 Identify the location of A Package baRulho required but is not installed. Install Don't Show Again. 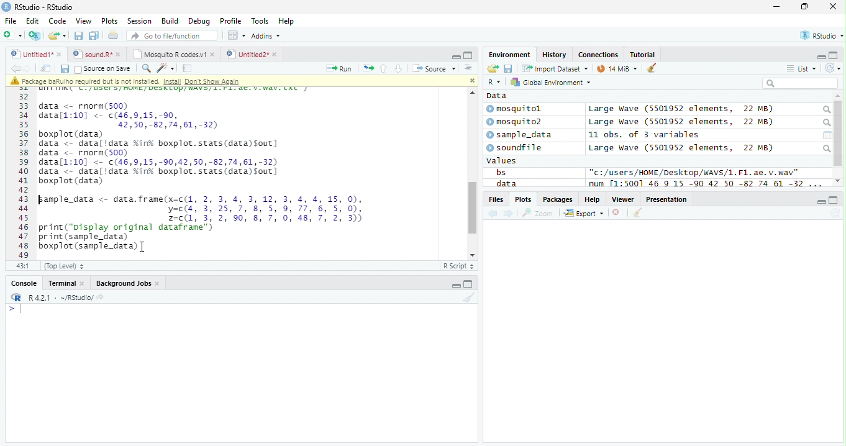
(150, 81).